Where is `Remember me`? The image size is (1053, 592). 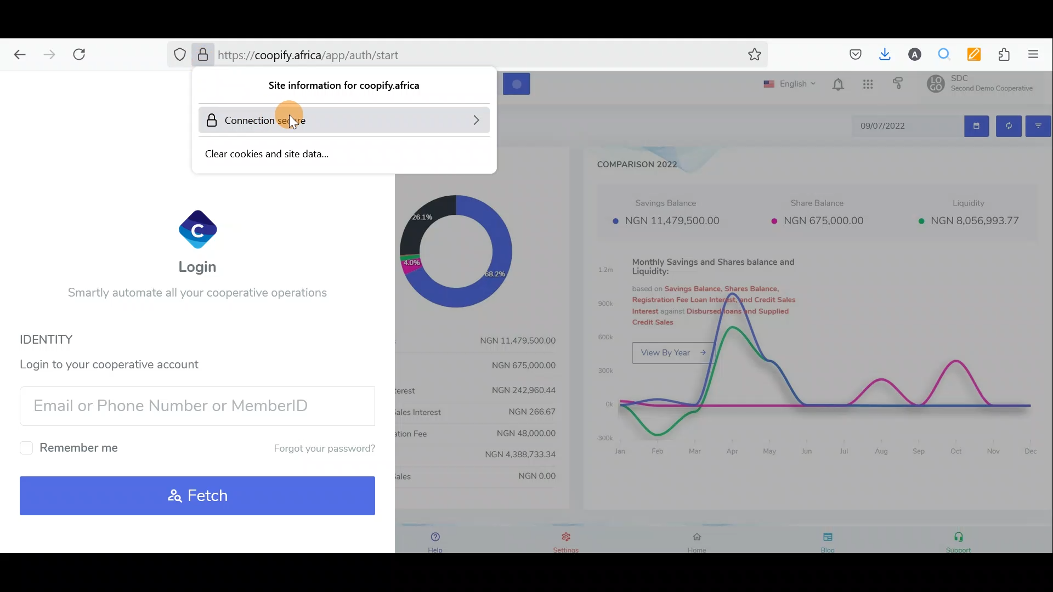
Remember me is located at coordinates (73, 447).